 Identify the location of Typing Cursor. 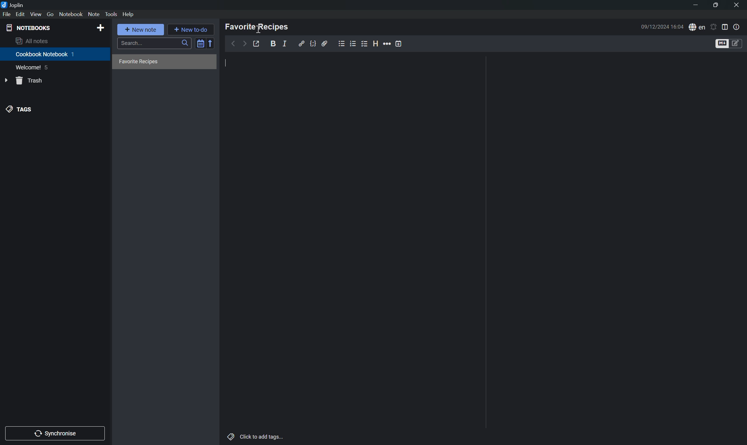
(226, 63).